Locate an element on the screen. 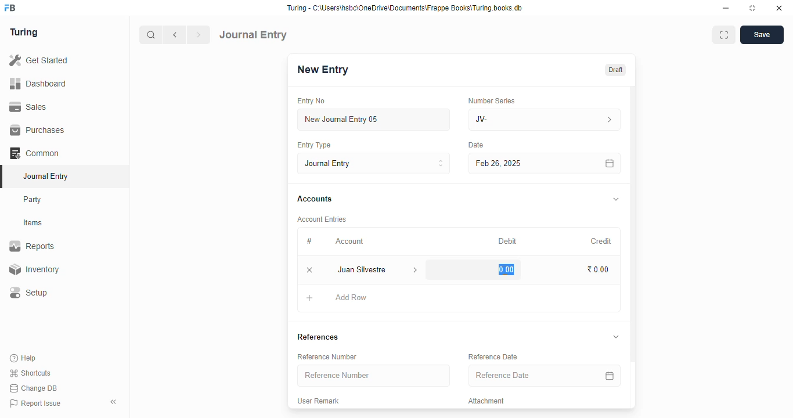  report issue is located at coordinates (35, 403).